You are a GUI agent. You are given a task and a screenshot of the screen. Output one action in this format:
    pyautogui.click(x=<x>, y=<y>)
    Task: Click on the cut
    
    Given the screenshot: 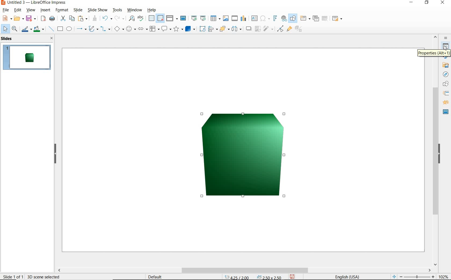 What is the action you would take?
    pyautogui.click(x=63, y=18)
    